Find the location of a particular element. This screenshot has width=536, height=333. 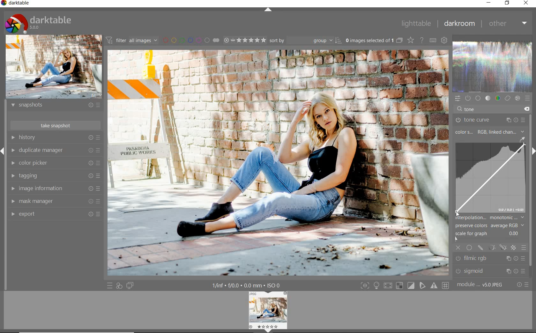

sort is located at coordinates (306, 41).